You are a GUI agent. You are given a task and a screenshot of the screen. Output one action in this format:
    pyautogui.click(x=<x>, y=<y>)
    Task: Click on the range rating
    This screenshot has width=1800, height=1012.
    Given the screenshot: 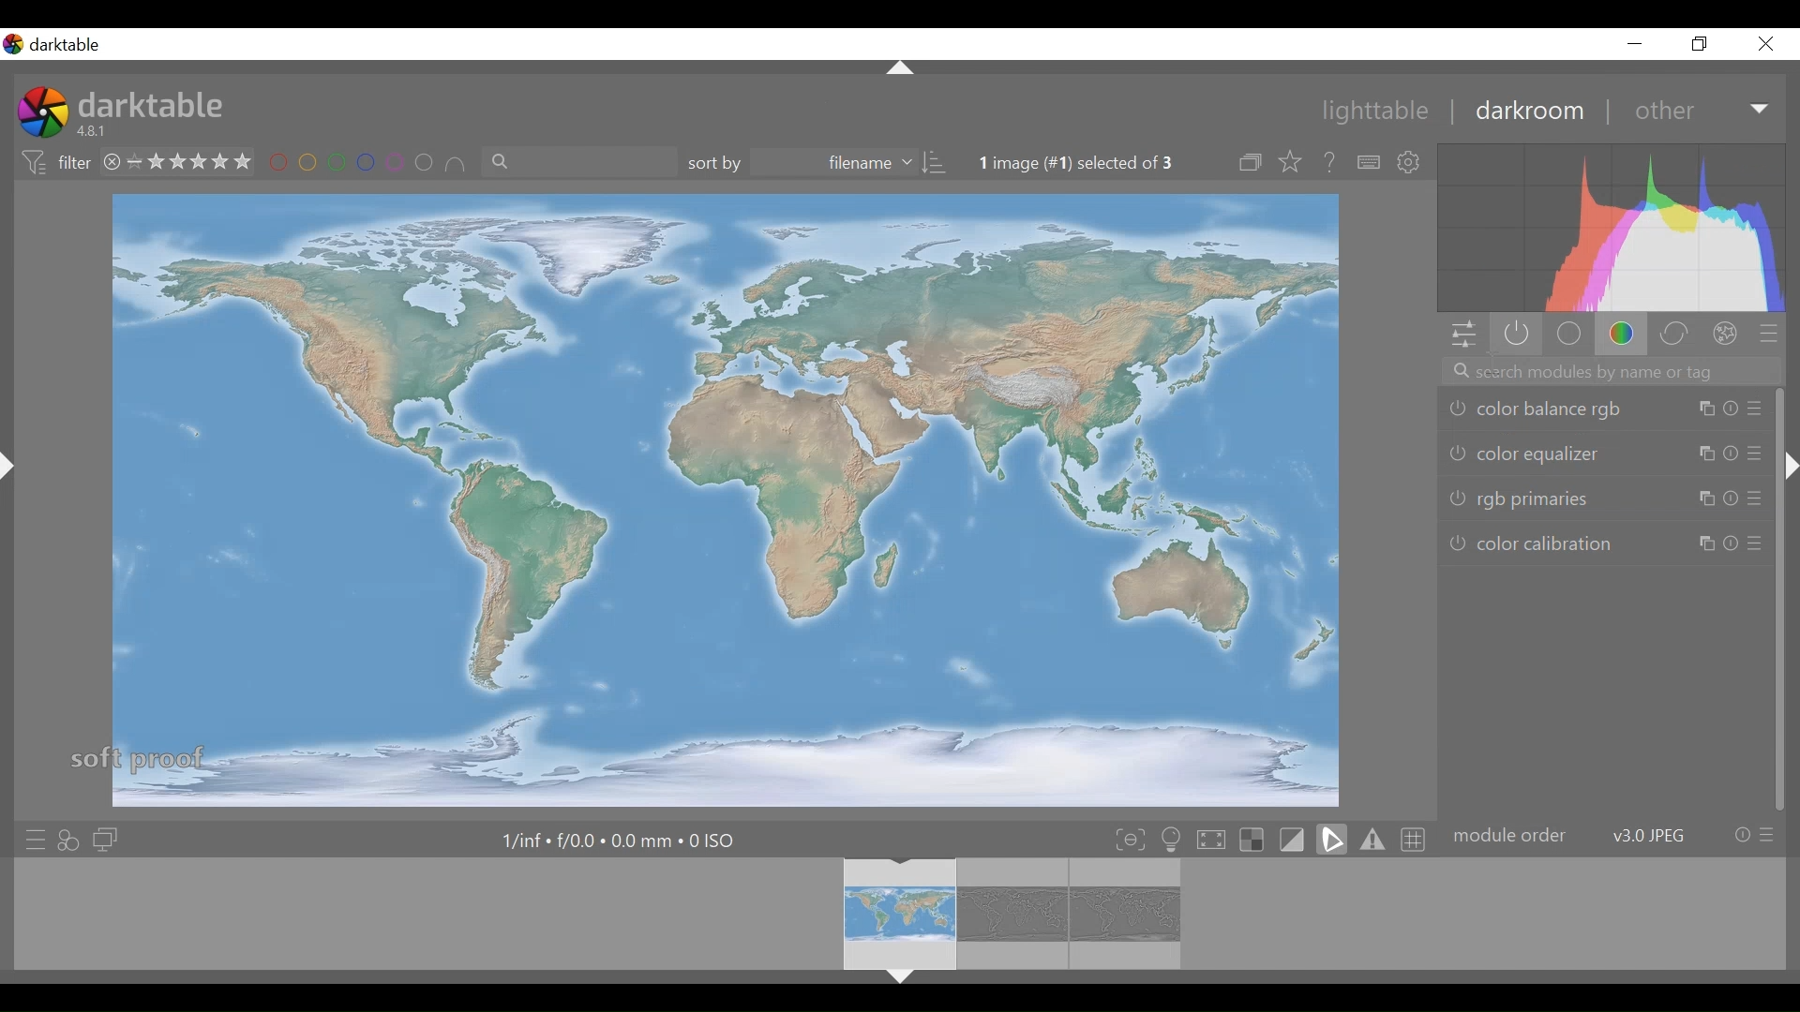 What is the action you would take?
    pyautogui.click(x=178, y=160)
    